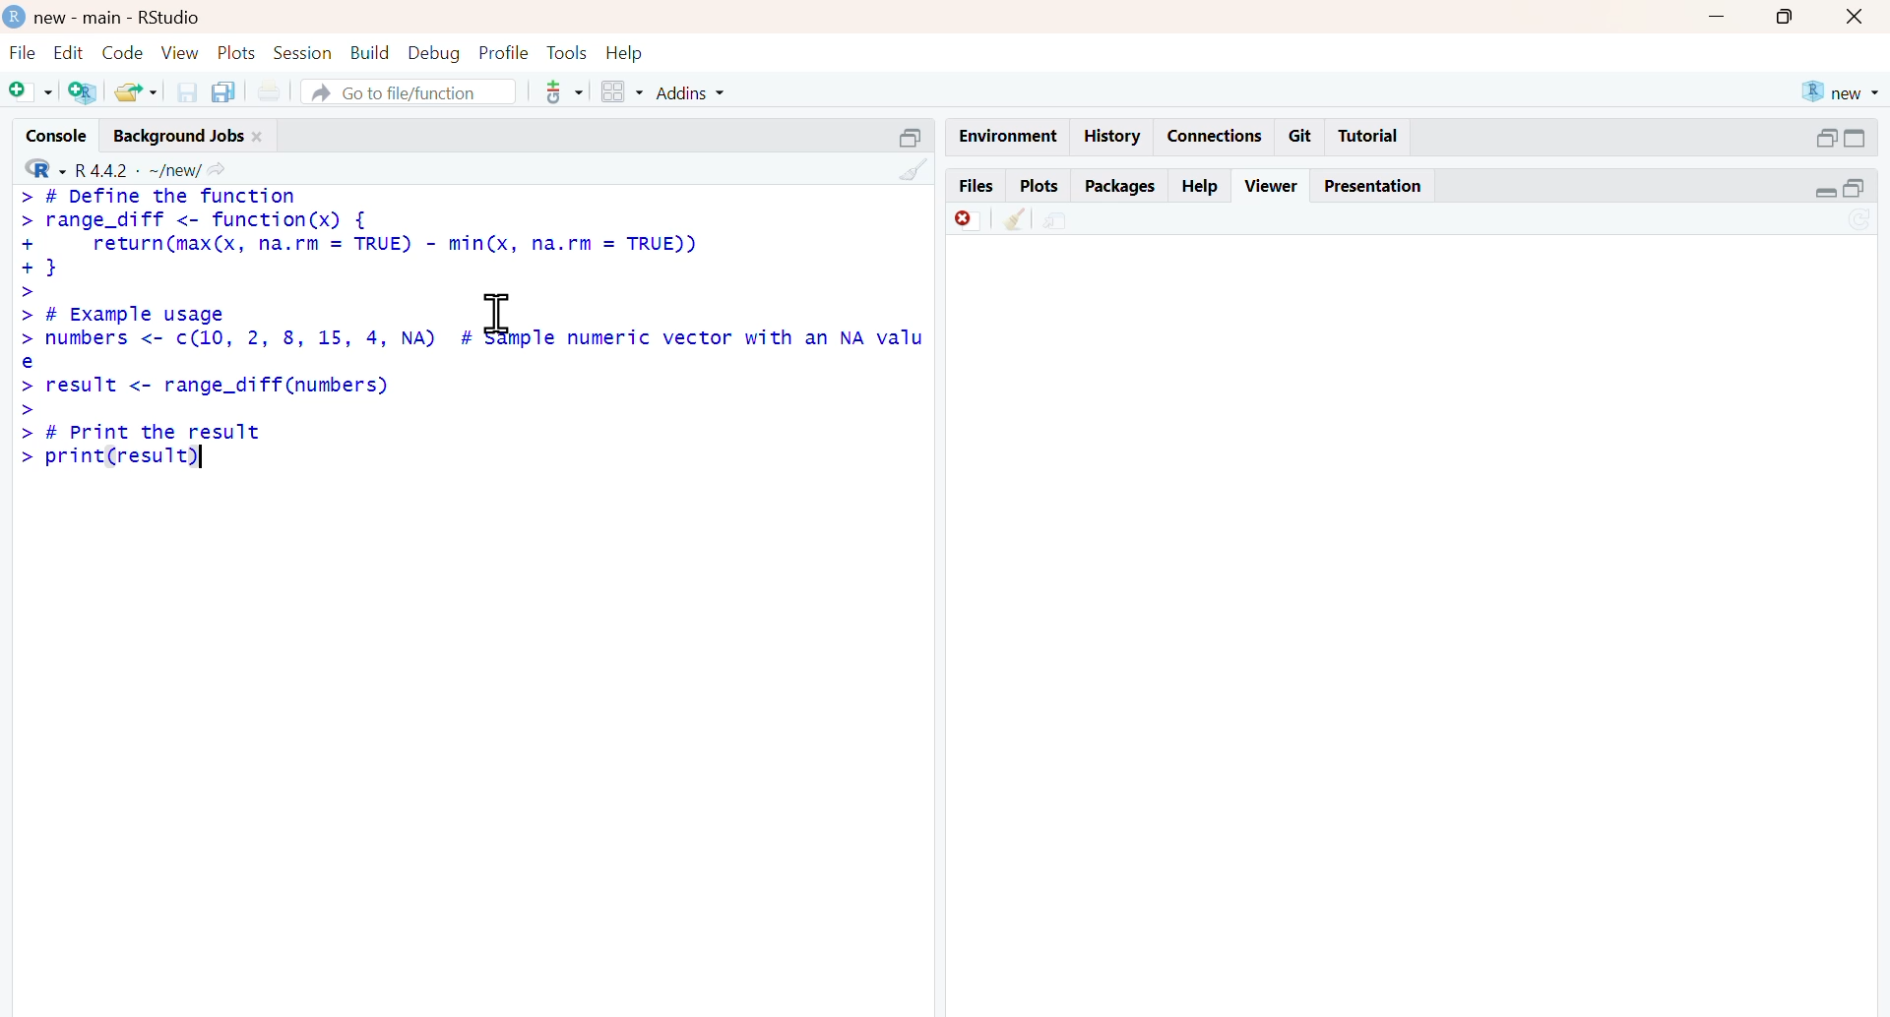  I want to click on maximise, so click(1787, 15).